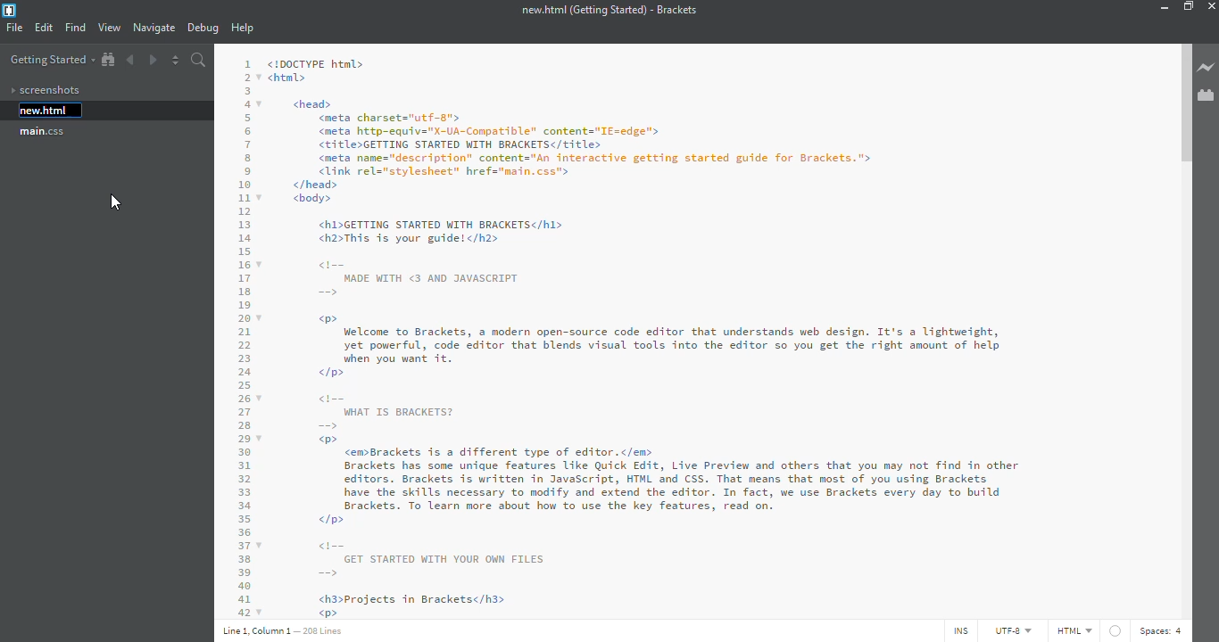  I want to click on cursor, so click(120, 205).